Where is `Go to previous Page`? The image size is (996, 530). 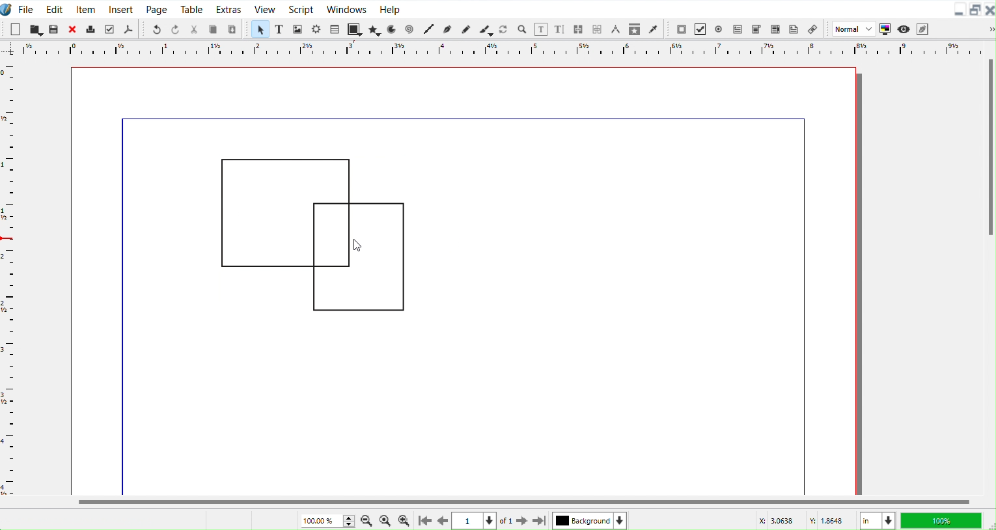 Go to previous Page is located at coordinates (443, 521).